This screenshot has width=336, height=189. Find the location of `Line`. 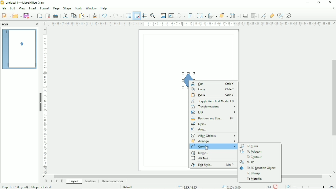

Line is located at coordinates (200, 124).